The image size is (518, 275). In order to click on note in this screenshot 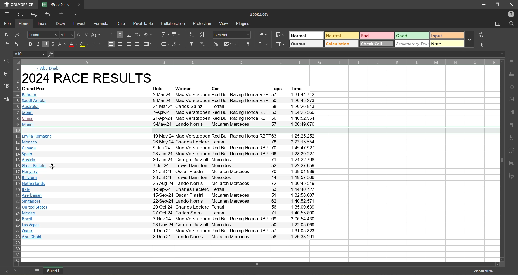, I will do `click(446, 43)`.